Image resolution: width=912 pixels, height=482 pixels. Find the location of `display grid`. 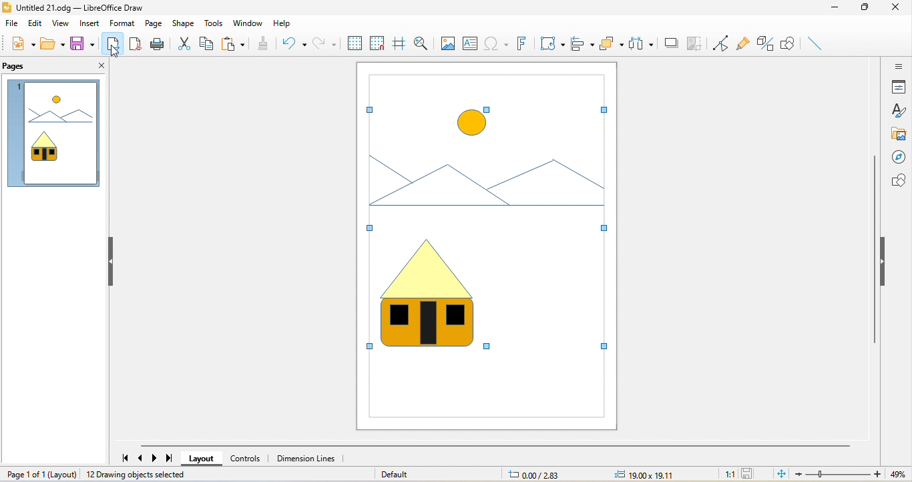

display grid is located at coordinates (353, 43).